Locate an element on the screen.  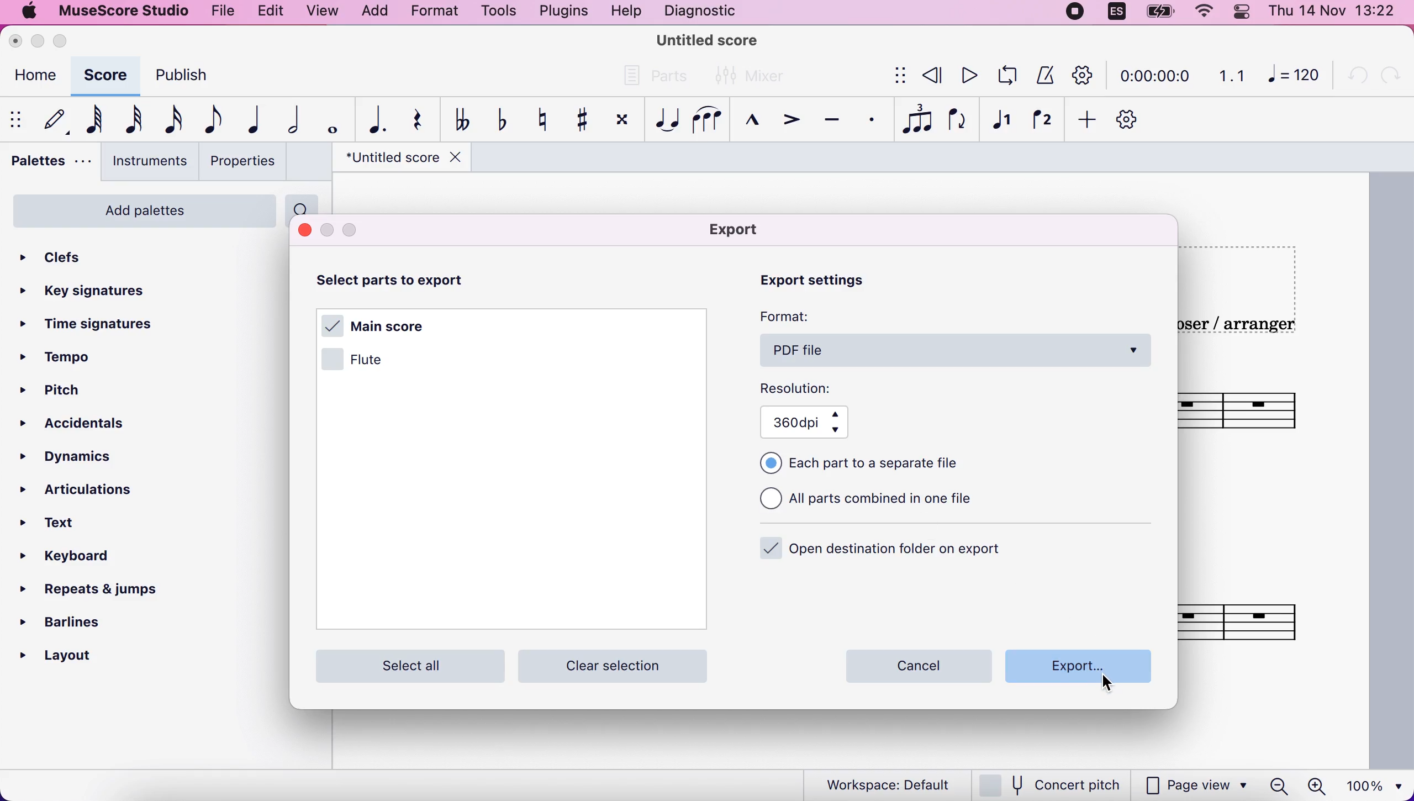
clefs is located at coordinates (69, 257).